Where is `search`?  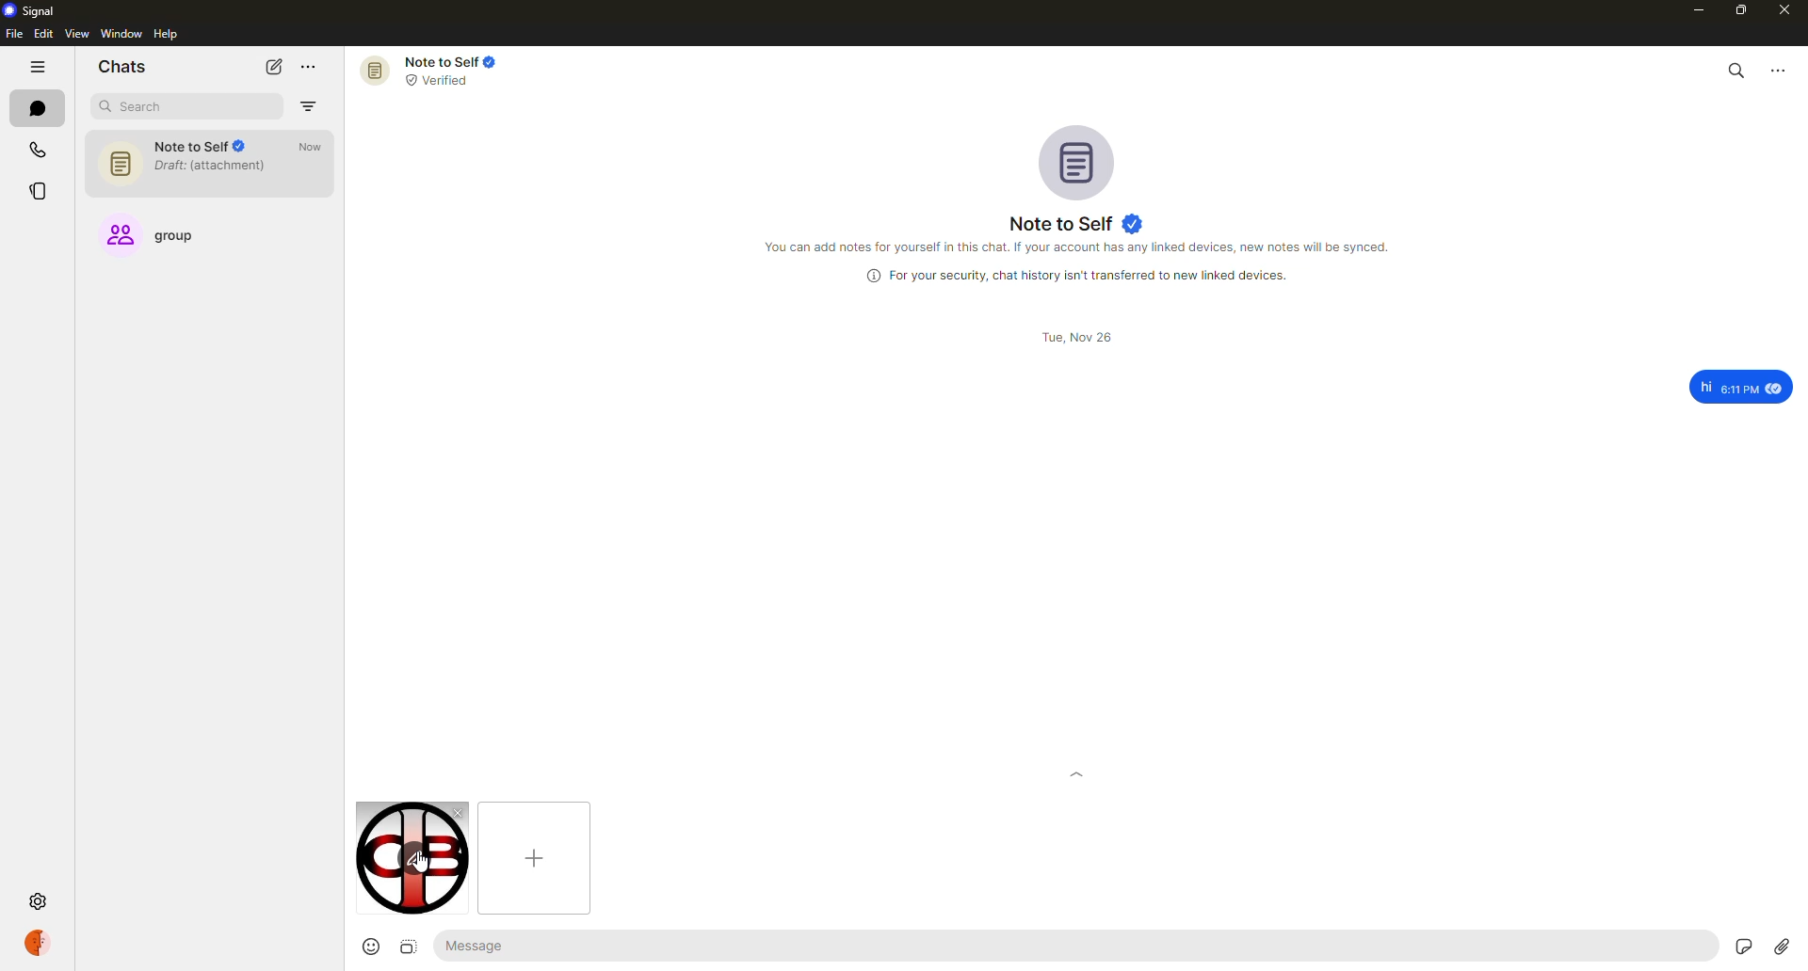 search is located at coordinates (1735, 67).